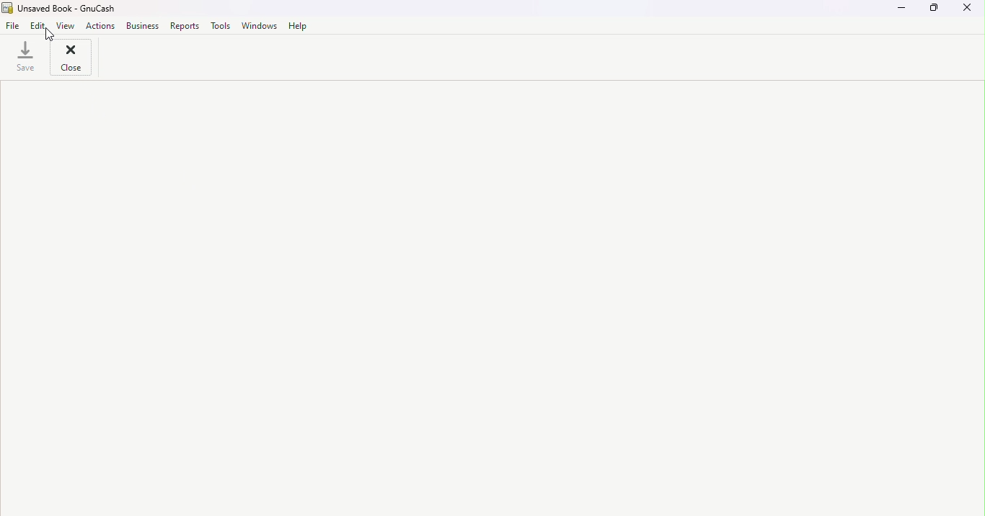 This screenshot has height=516, width=985. I want to click on Windows, so click(260, 25).